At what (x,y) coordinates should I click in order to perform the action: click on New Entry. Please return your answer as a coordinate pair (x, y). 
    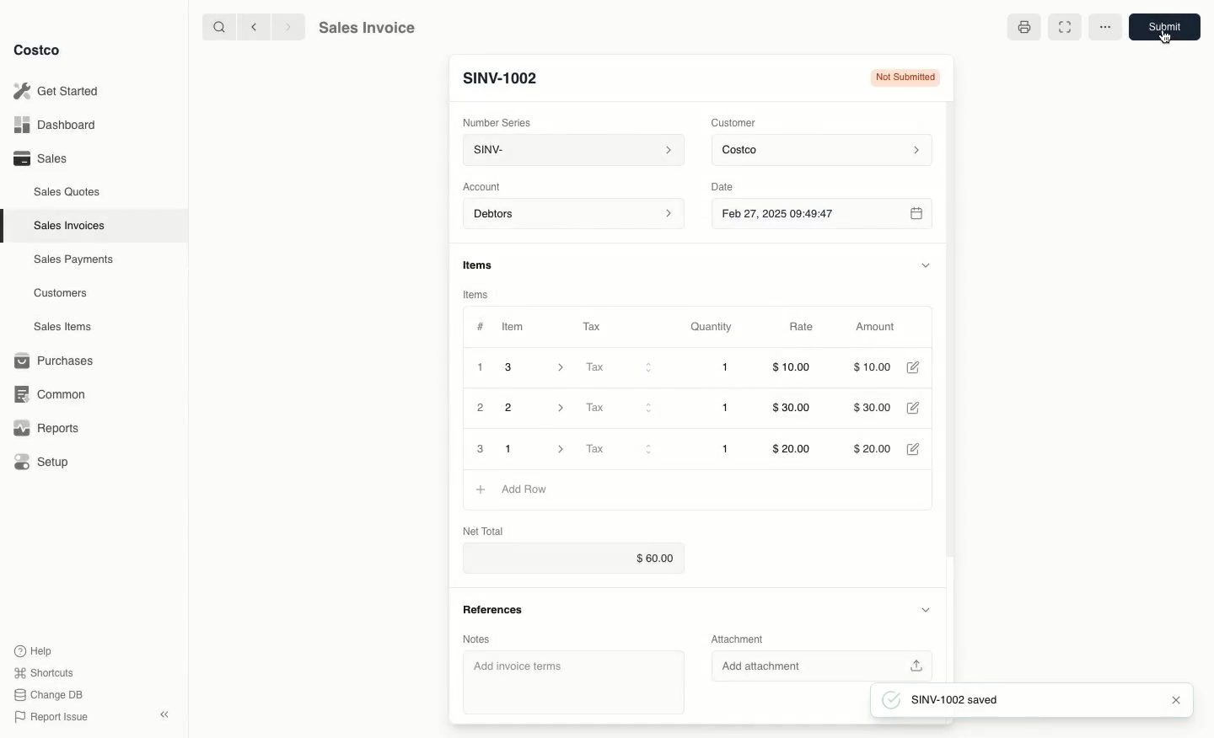
    Looking at the image, I should click on (500, 78).